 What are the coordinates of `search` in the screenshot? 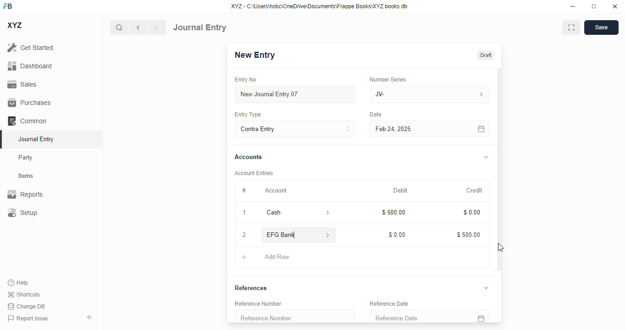 It's located at (119, 27).